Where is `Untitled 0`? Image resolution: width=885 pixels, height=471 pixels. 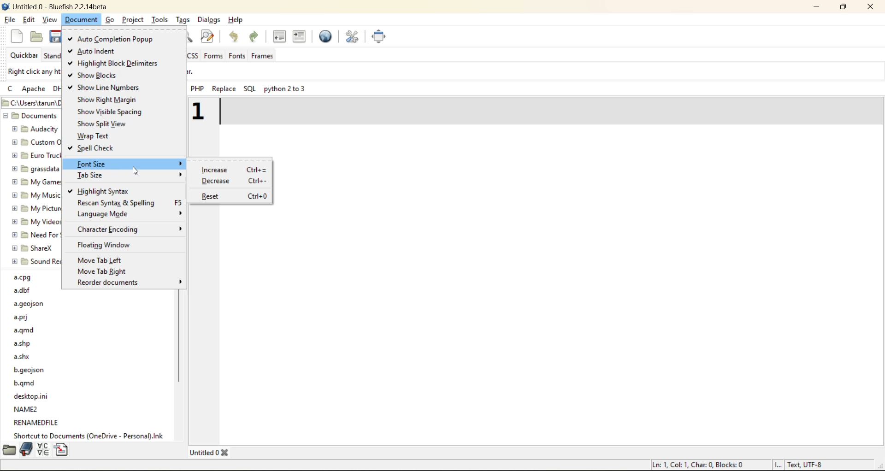 Untitled 0 is located at coordinates (204, 453).